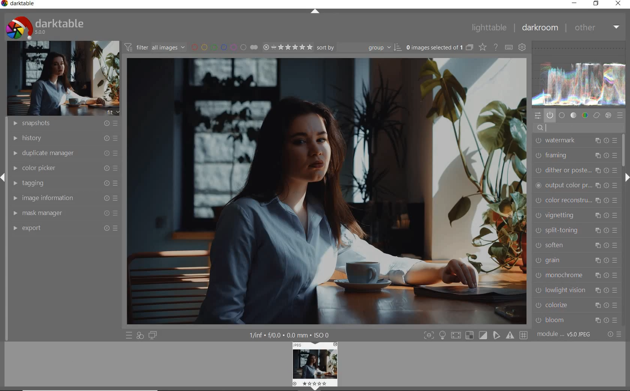 The image size is (630, 391). Describe the element at coordinates (538, 116) in the screenshot. I see `quick access panel` at that location.